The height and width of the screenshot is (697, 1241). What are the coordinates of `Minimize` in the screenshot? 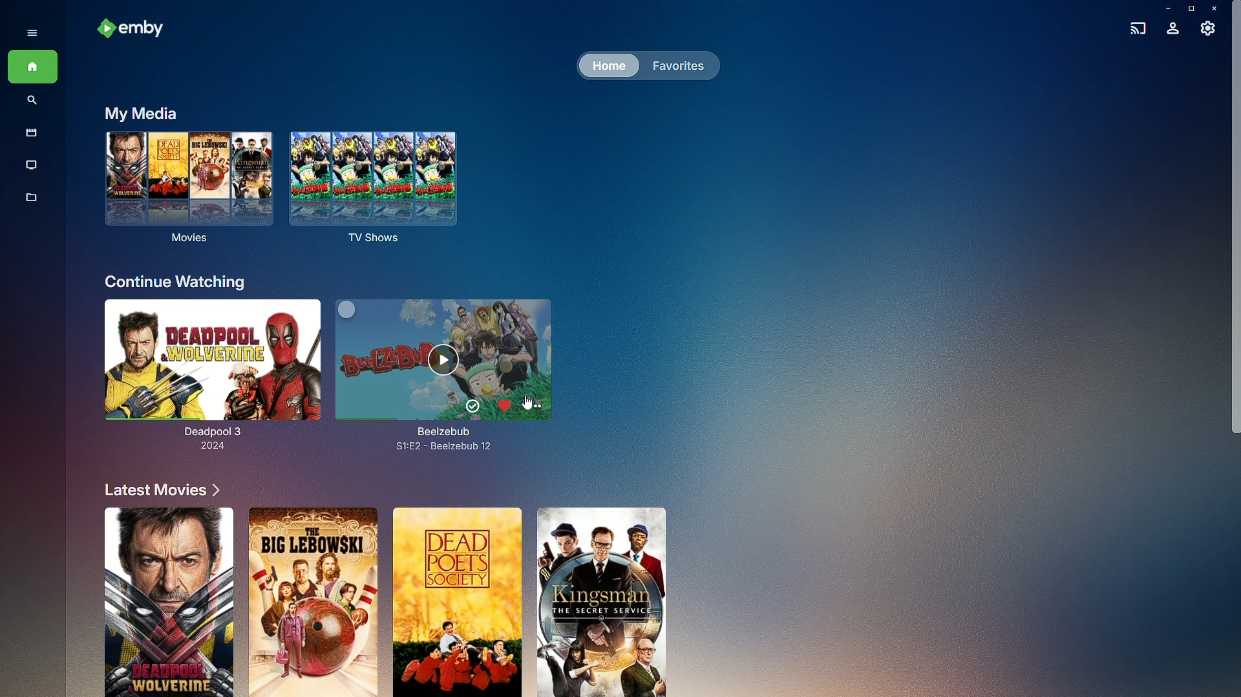 It's located at (1164, 8).